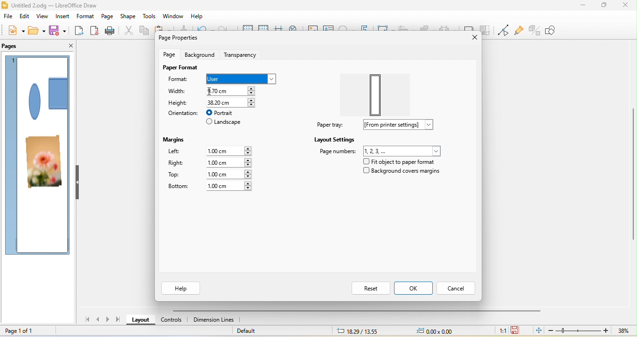 The height and width of the screenshot is (337, 637). What do you see at coordinates (279, 29) in the screenshot?
I see `helpline while moving` at bounding box center [279, 29].